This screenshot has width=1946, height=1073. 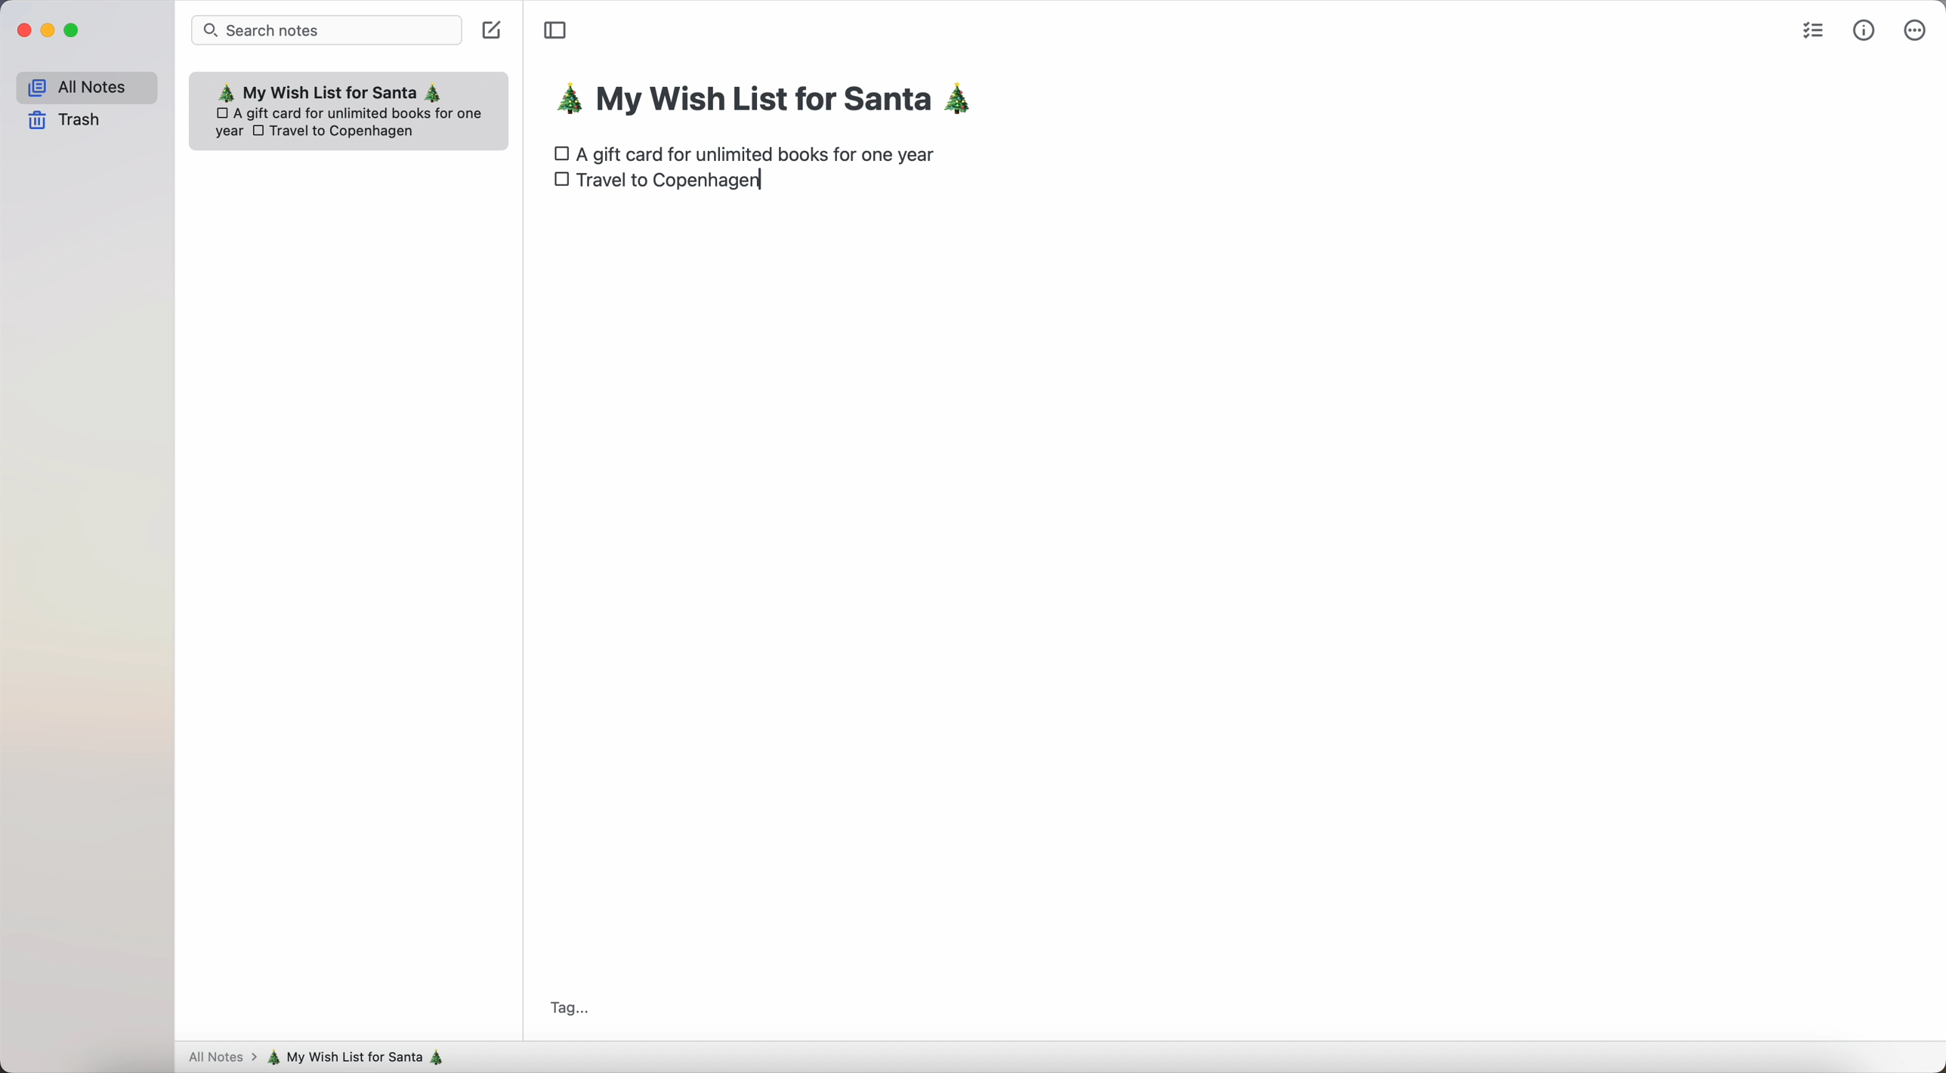 I want to click on trash, so click(x=66, y=122).